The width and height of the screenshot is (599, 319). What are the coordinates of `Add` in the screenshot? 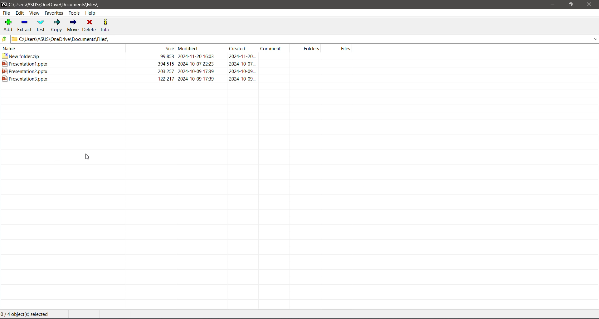 It's located at (8, 25).